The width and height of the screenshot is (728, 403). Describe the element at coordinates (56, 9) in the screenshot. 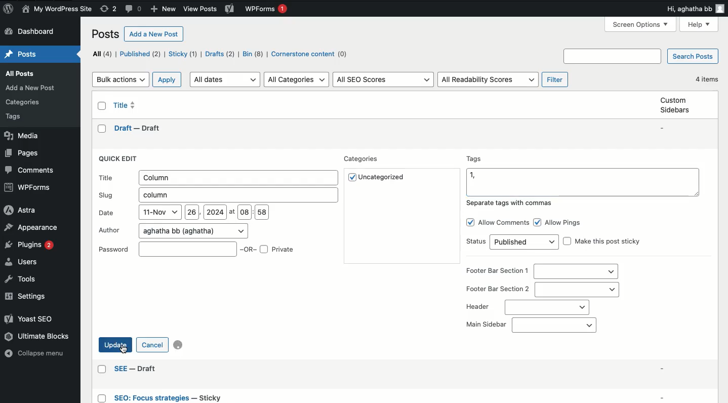

I see `Name` at that location.